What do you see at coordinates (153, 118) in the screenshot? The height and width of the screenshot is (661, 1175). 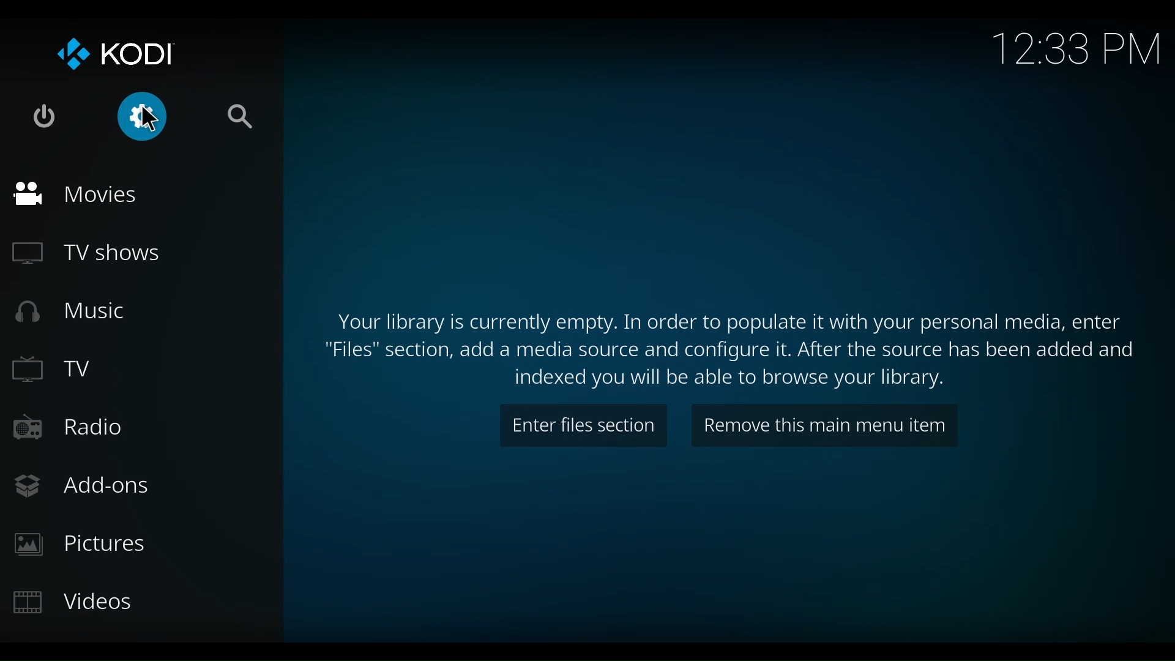 I see `cursor` at bounding box center [153, 118].